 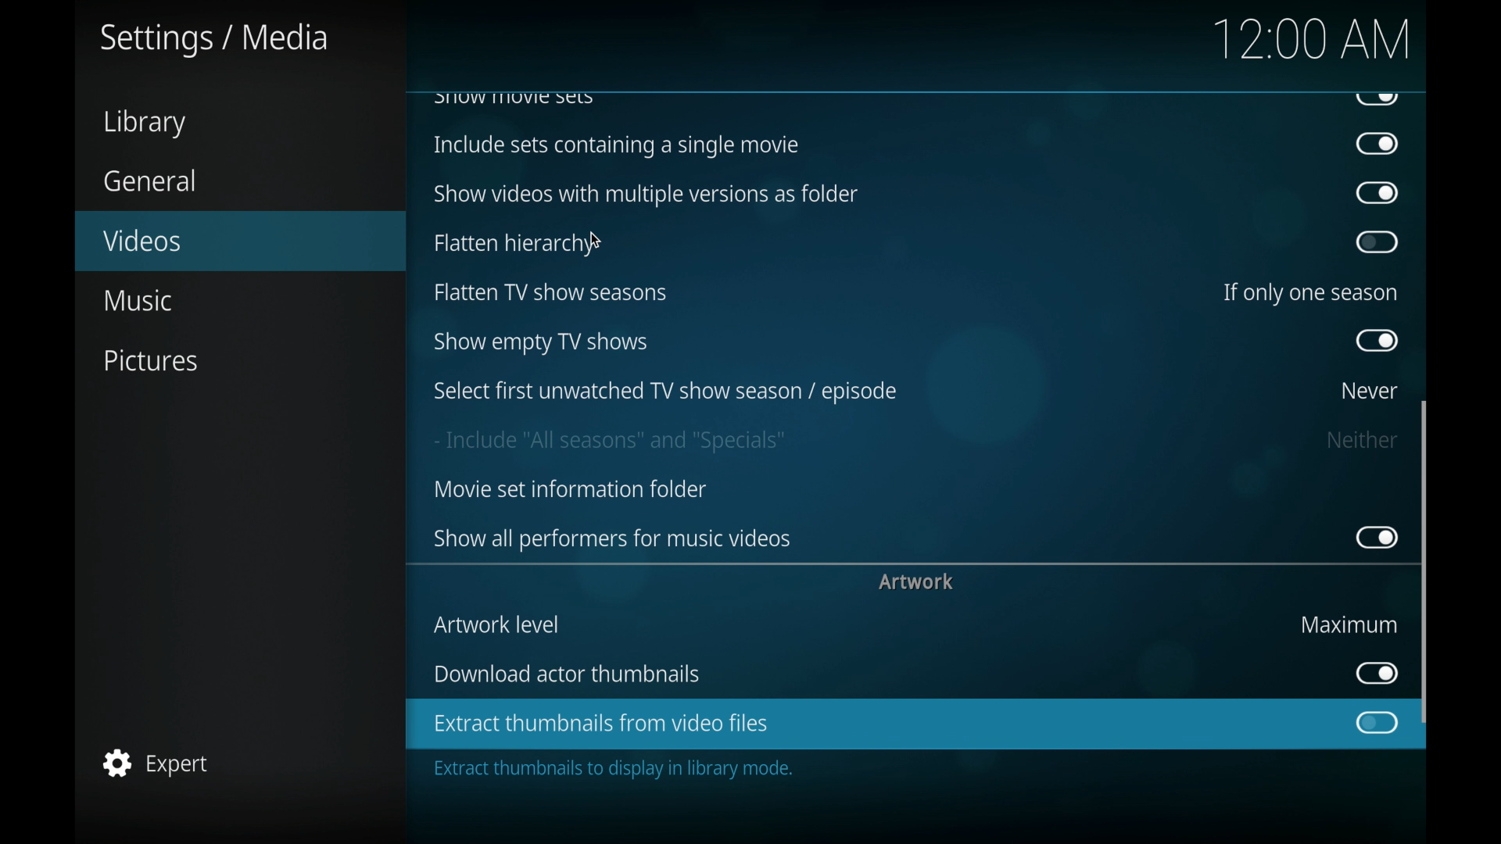 What do you see at coordinates (1377, 538) in the screenshot?
I see `toggle button` at bounding box center [1377, 538].